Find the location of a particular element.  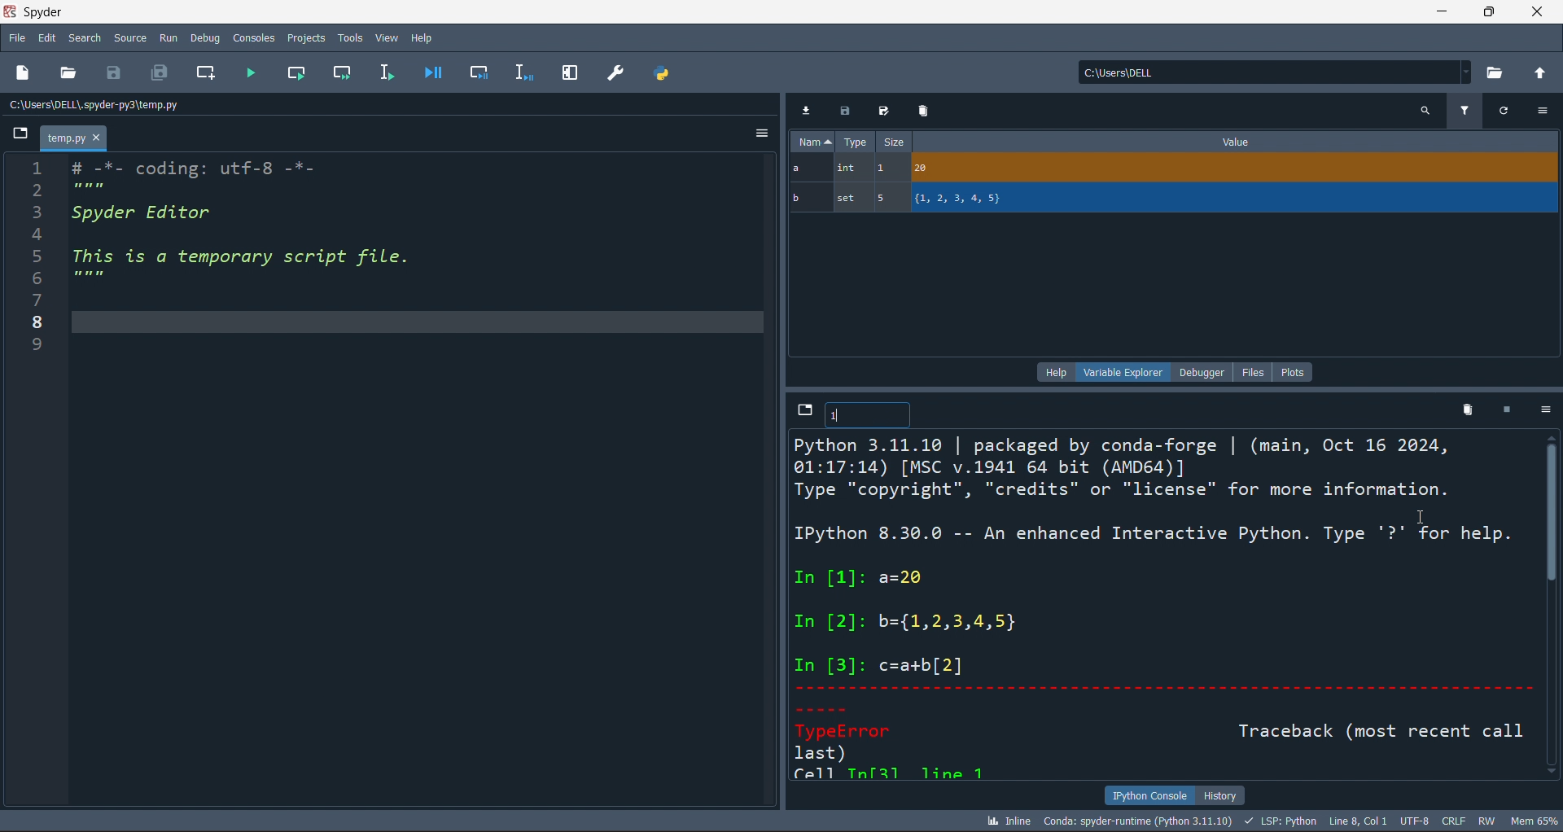

ipython console is located at coordinates (1145, 795).